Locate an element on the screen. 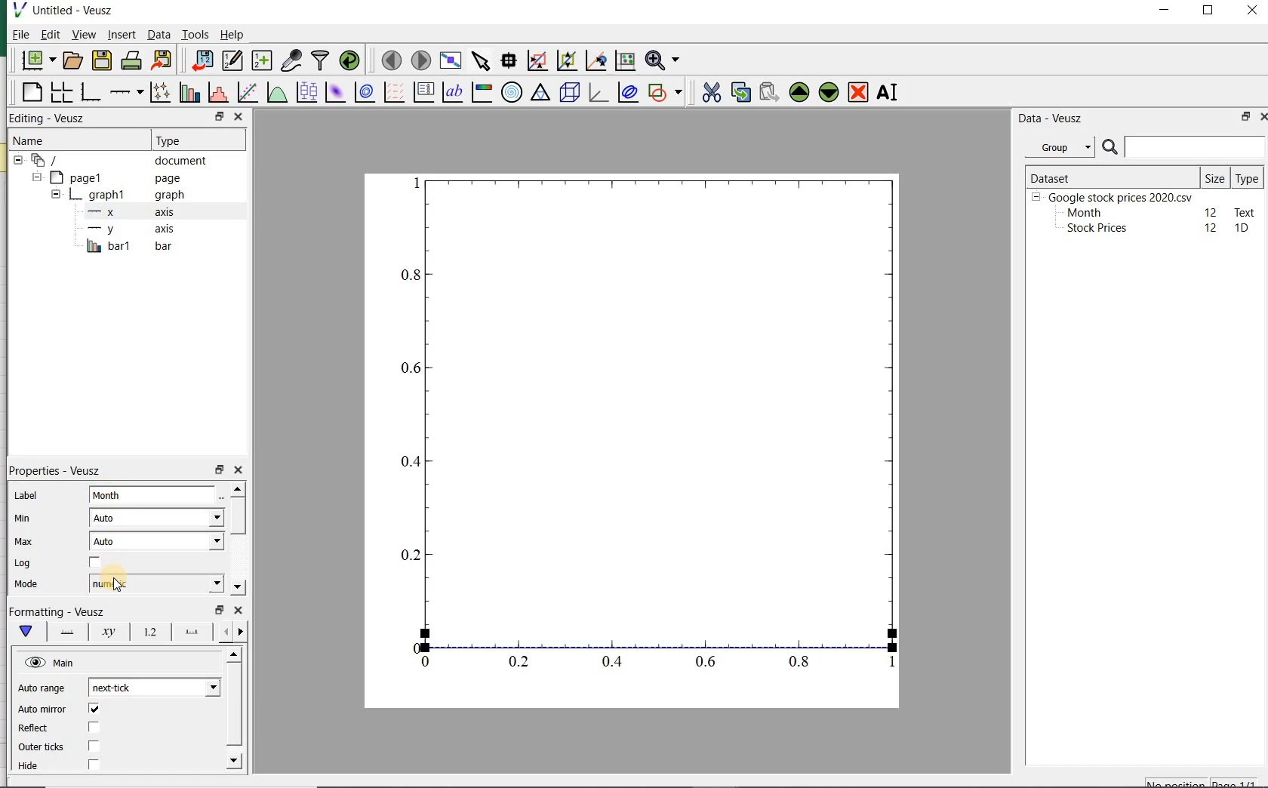 This screenshot has height=788, width=1268. print the document is located at coordinates (131, 62).